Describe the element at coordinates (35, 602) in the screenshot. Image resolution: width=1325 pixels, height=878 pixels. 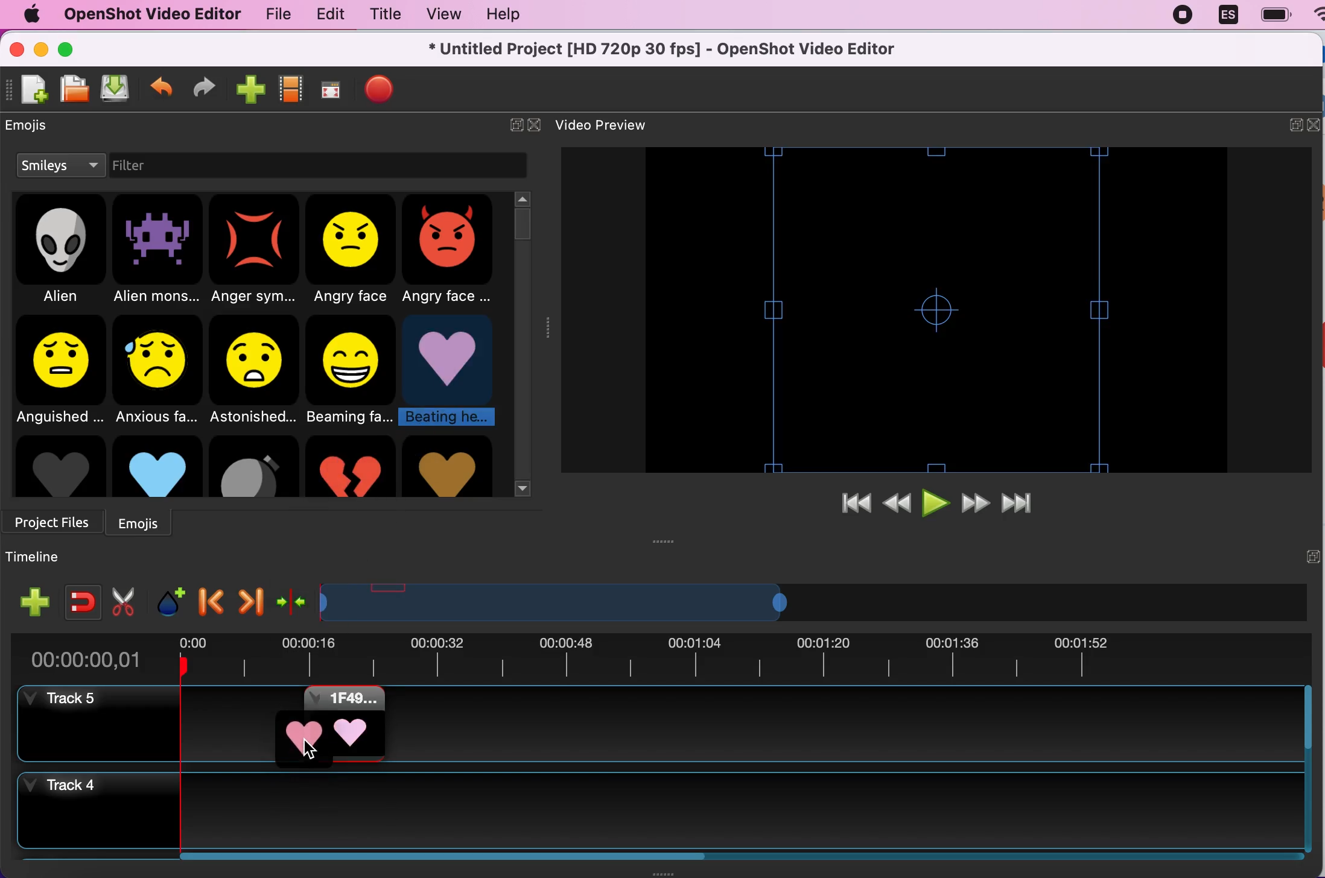
I see `add track` at that location.